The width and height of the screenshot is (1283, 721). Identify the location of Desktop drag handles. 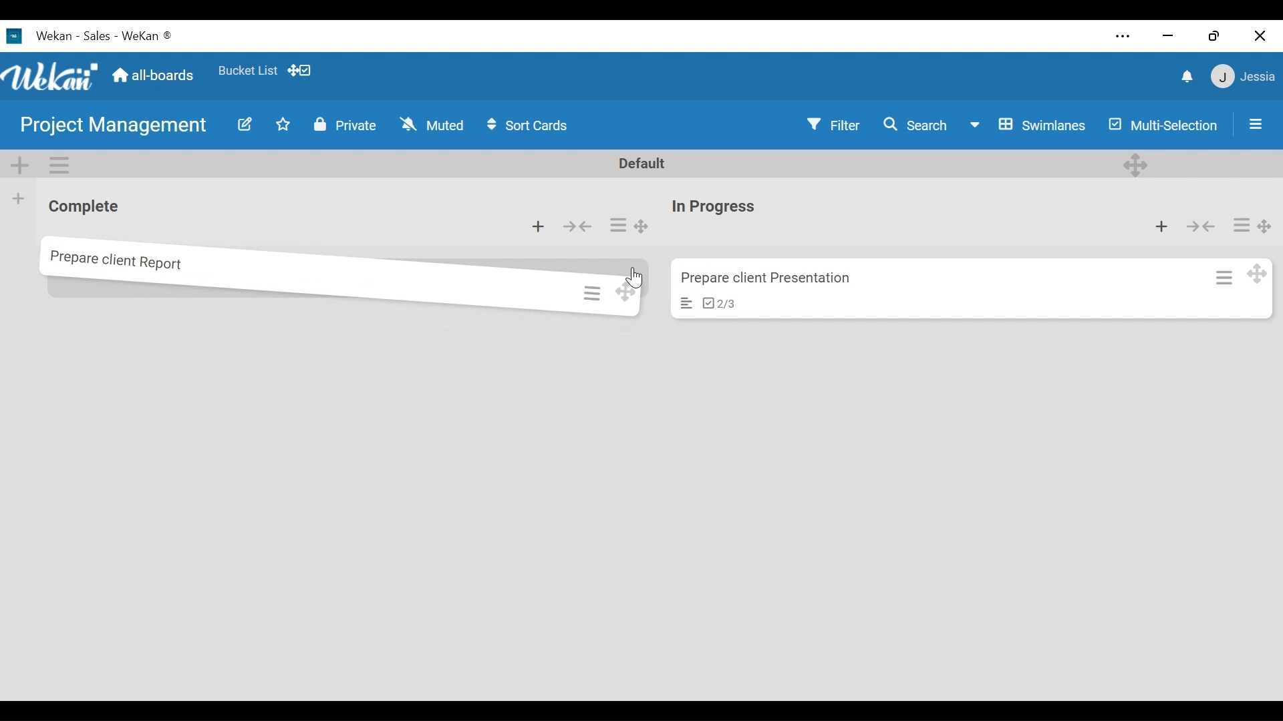
(1256, 280).